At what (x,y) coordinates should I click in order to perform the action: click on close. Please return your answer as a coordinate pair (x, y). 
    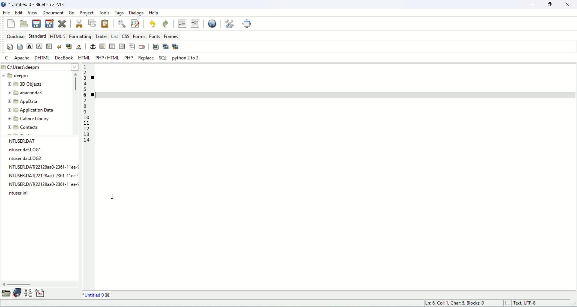
    Looking at the image, I should click on (570, 5).